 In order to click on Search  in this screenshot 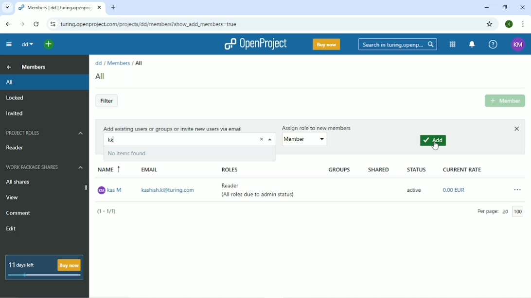, I will do `click(396, 45)`.